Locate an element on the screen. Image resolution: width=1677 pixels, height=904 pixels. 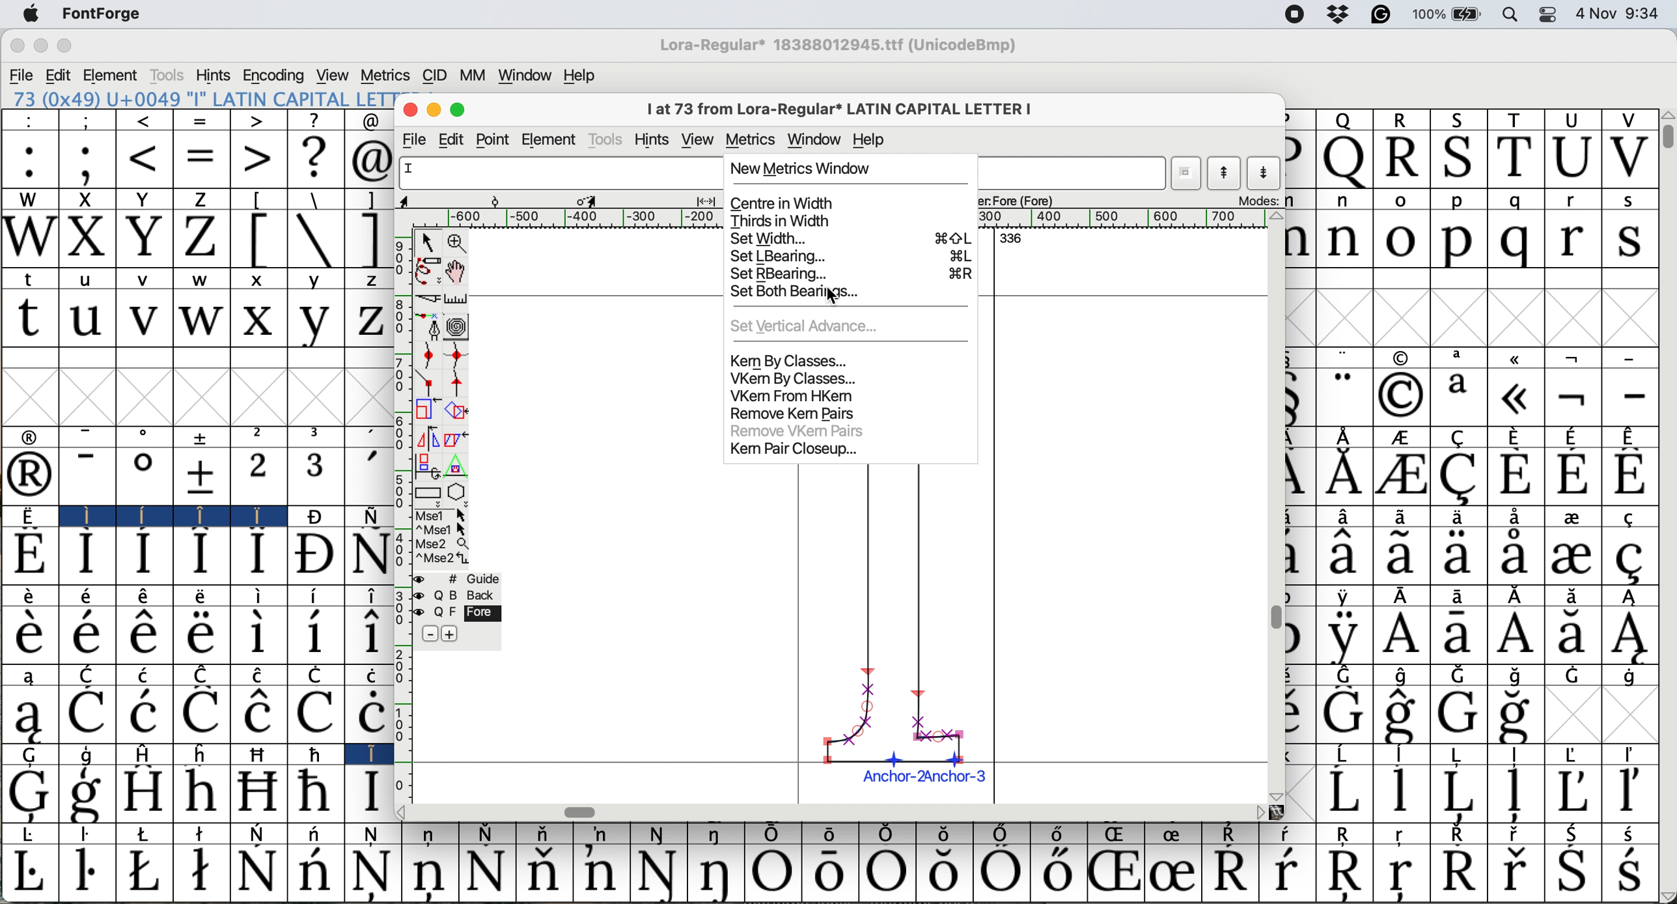
Symbol is located at coordinates (255, 871).